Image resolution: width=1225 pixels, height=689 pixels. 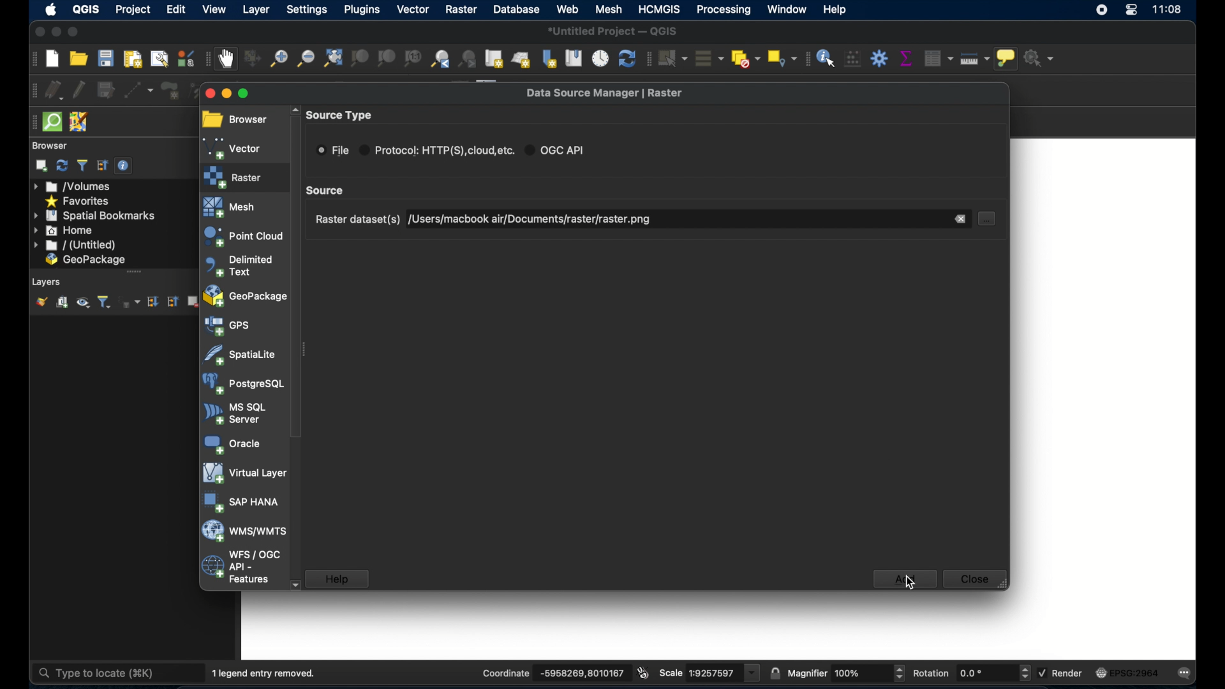 What do you see at coordinates (1132, 672) in the screenshot?
I see `current csr` at bounding box center [1132, 672].